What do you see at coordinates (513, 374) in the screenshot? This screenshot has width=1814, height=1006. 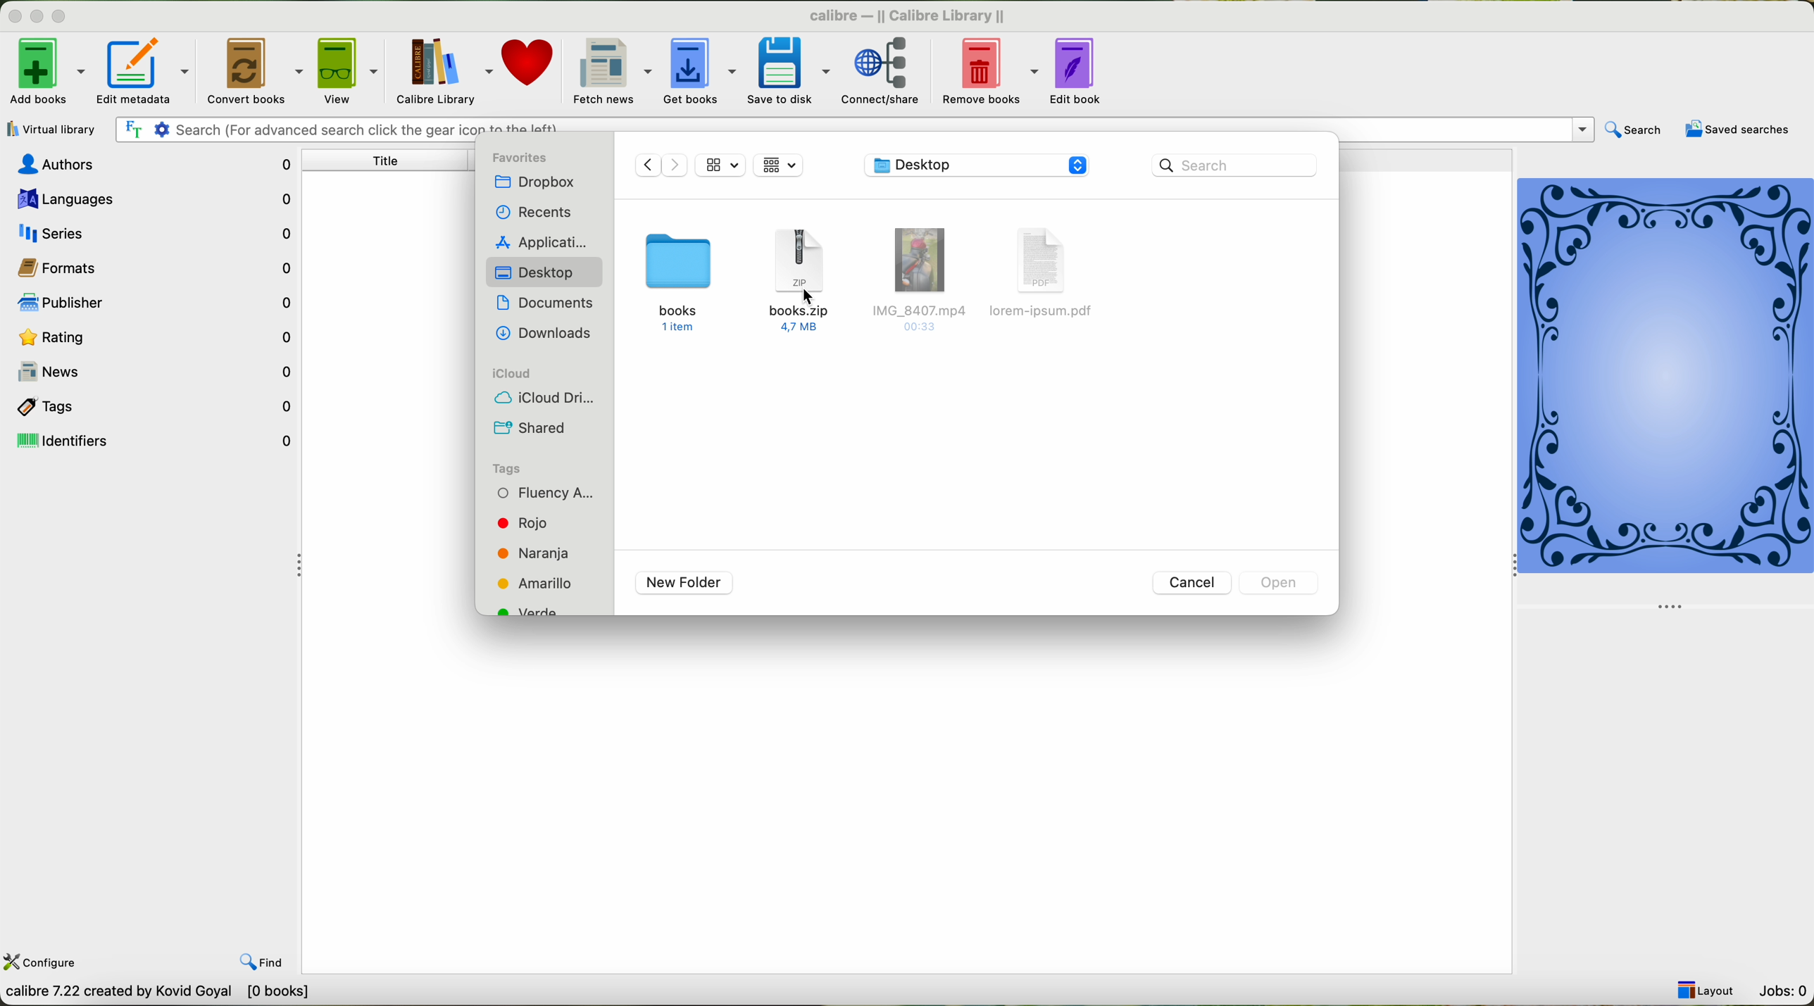 I see `icloud` at bounding box center [513, 374].